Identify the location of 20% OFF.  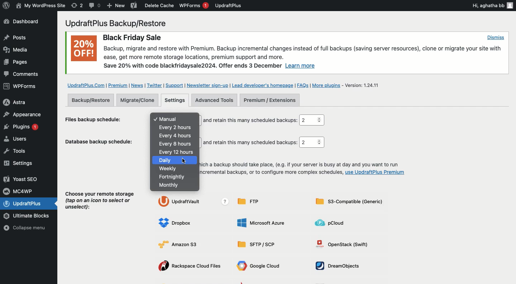
(83, 50).